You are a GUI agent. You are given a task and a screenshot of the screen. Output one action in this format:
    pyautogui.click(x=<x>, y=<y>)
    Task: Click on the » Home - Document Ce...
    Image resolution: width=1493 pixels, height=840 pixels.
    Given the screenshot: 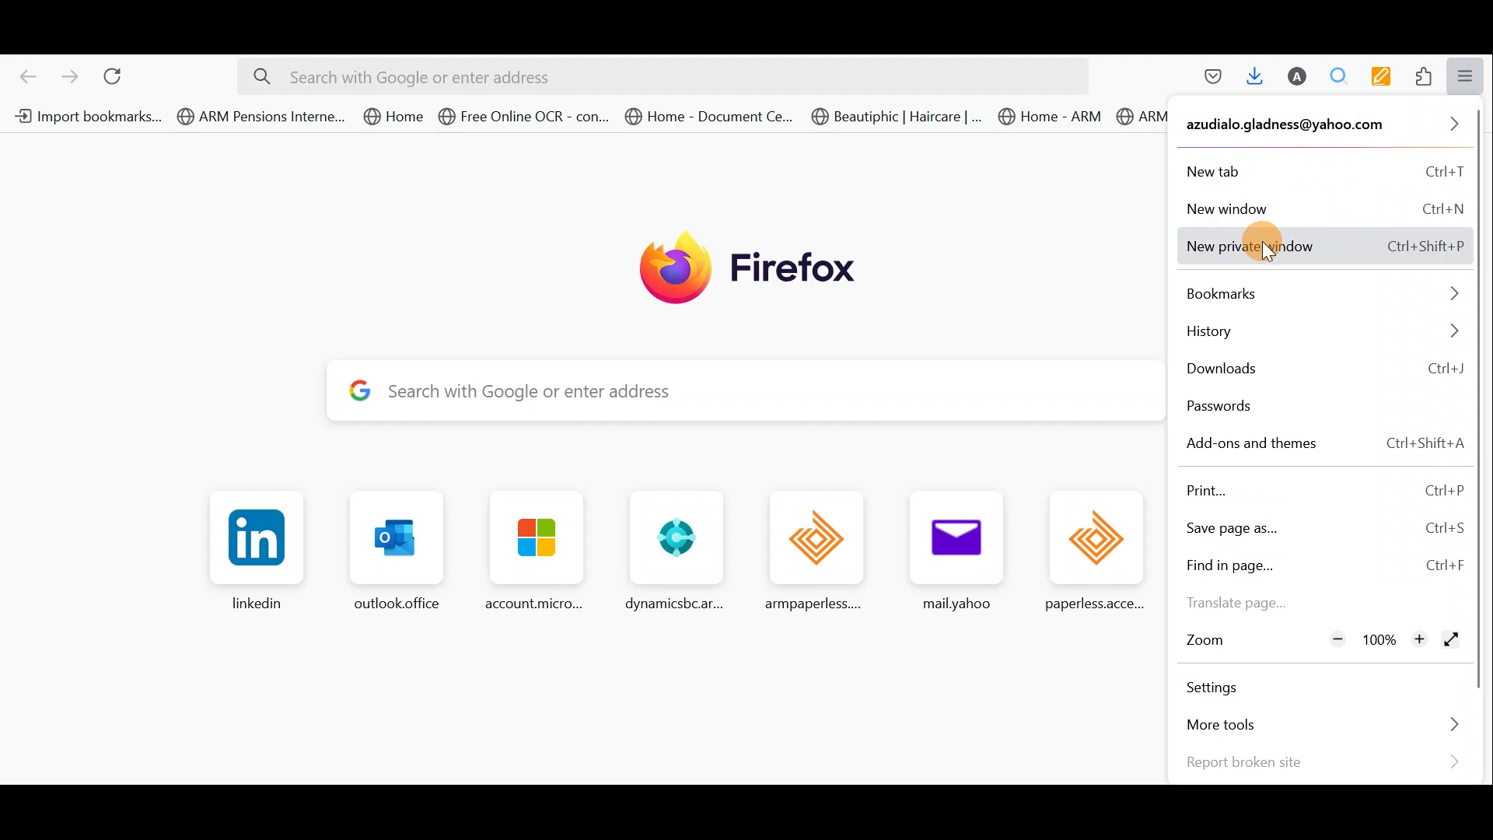 What is the action you would take?
    pyautogui.click(x=708, y=117)
    